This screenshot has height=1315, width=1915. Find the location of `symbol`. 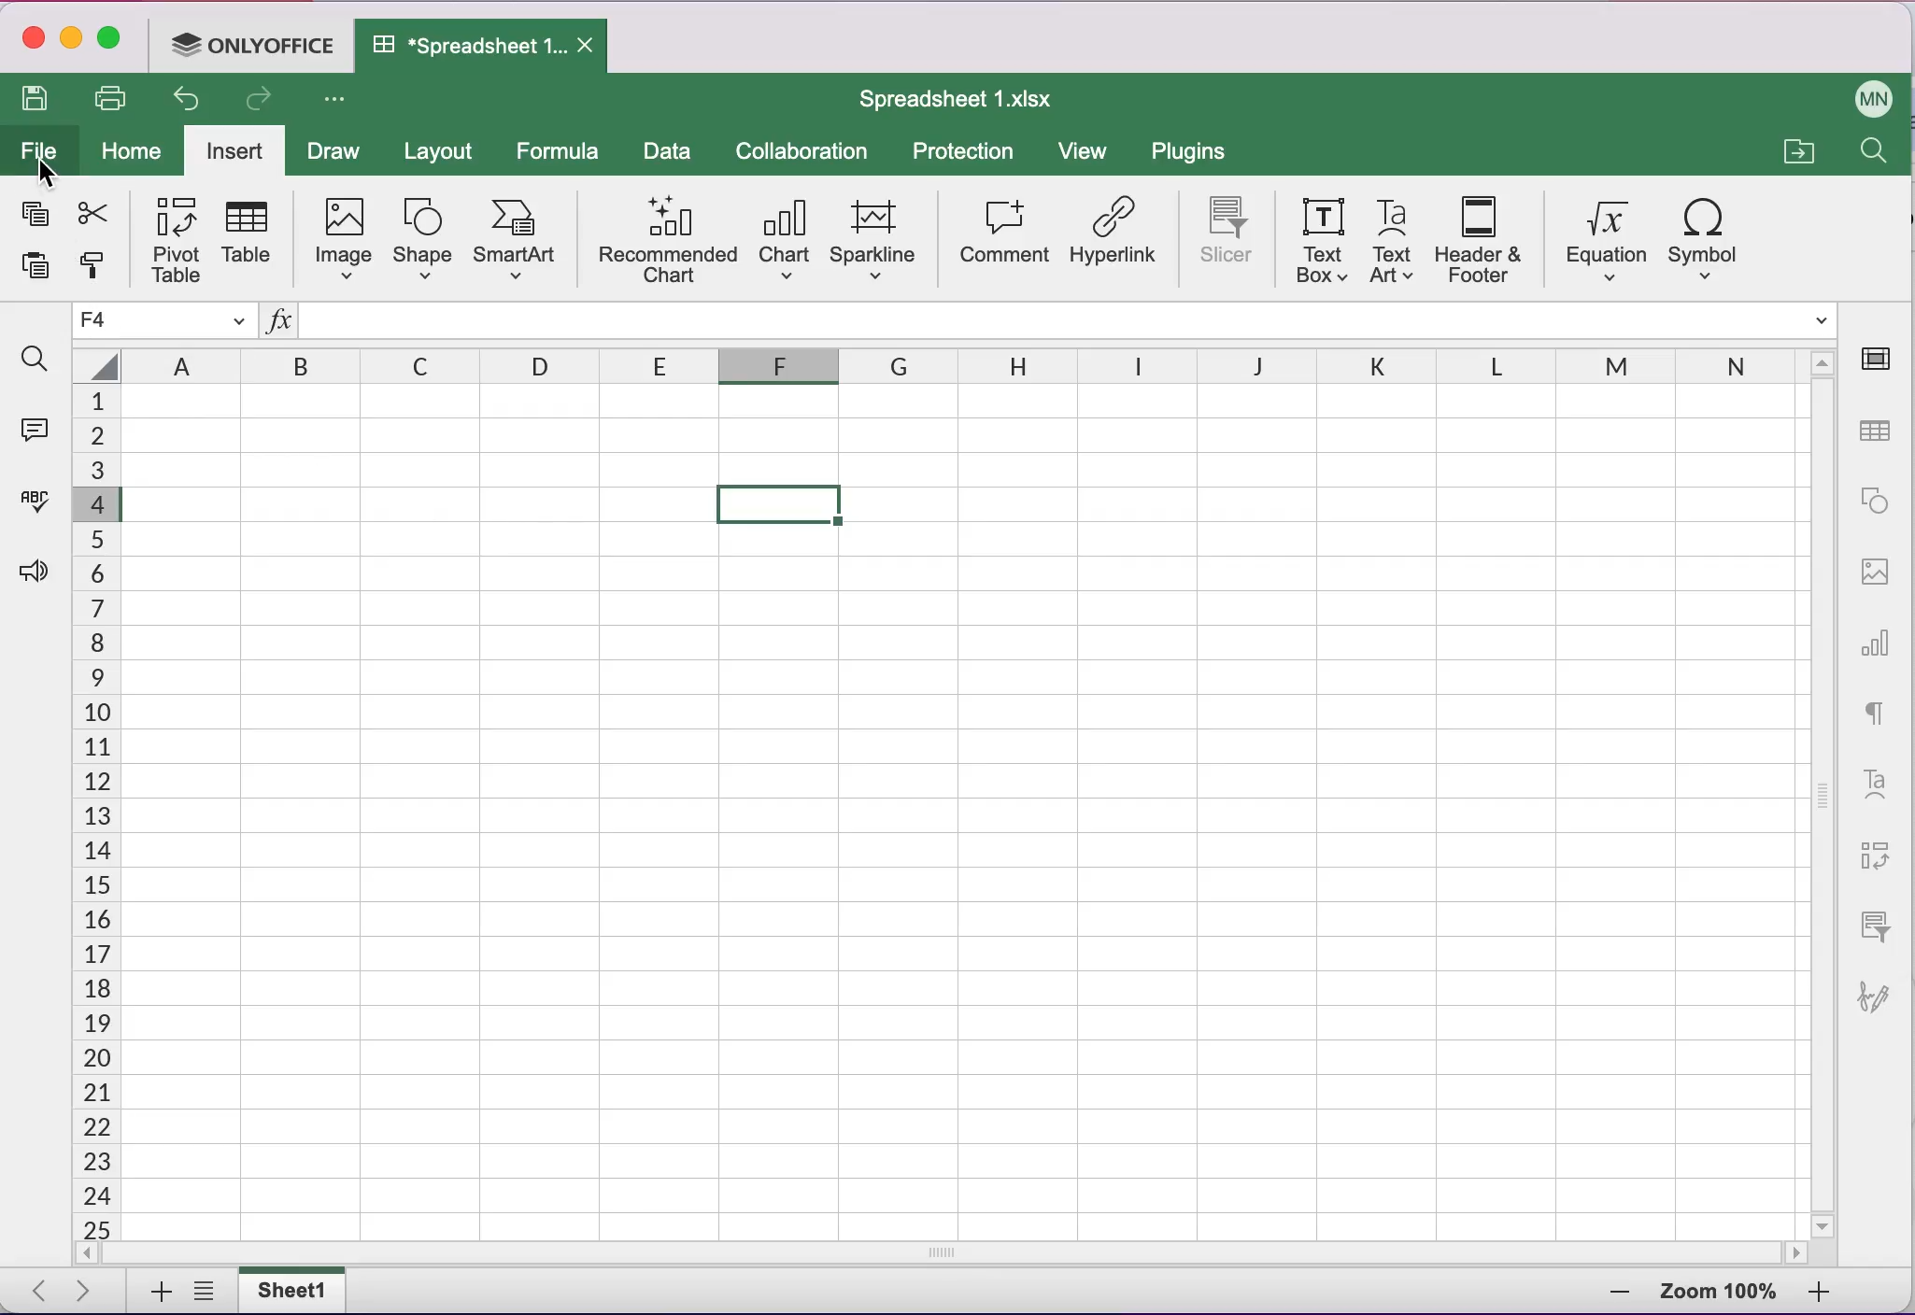

symbol is located at coordinates (1708, 234).